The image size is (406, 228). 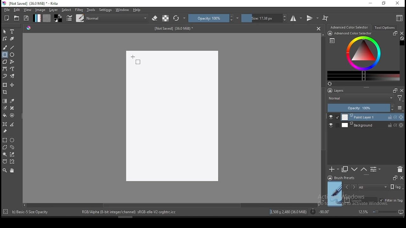 I want to click on advance color selector, so click(x=350, y=27).